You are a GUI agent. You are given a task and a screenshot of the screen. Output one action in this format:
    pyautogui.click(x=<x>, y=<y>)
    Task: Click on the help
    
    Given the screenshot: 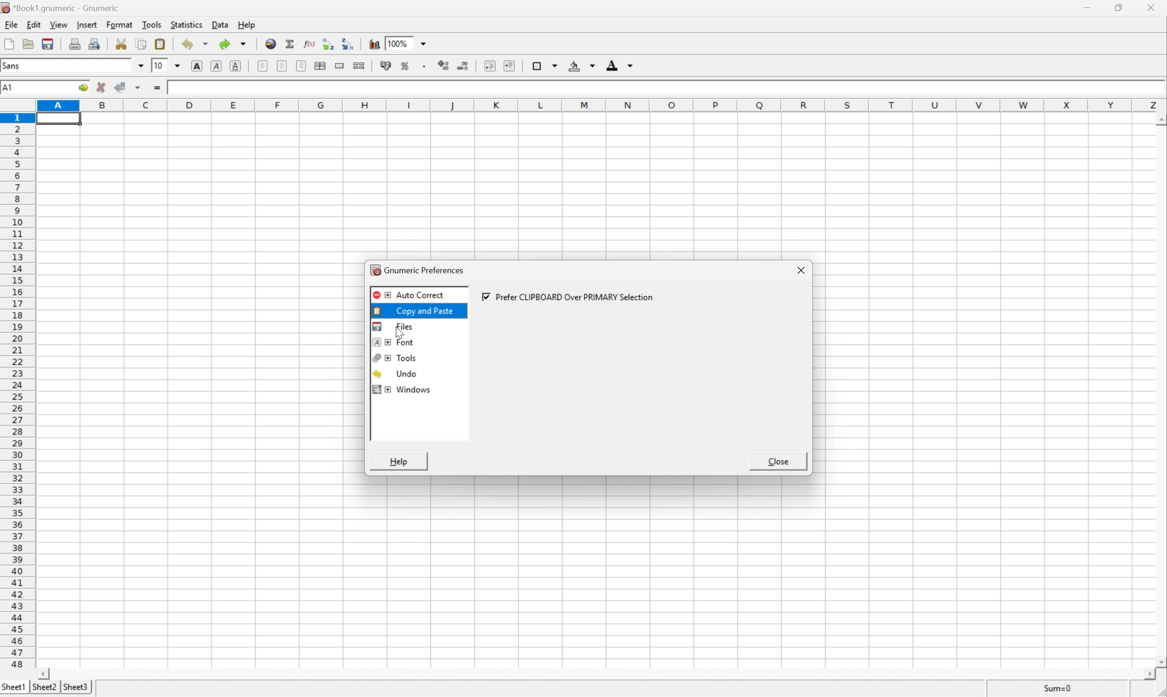 What is the action you would take?
    pyautogui.click(x=248, y=24)
    